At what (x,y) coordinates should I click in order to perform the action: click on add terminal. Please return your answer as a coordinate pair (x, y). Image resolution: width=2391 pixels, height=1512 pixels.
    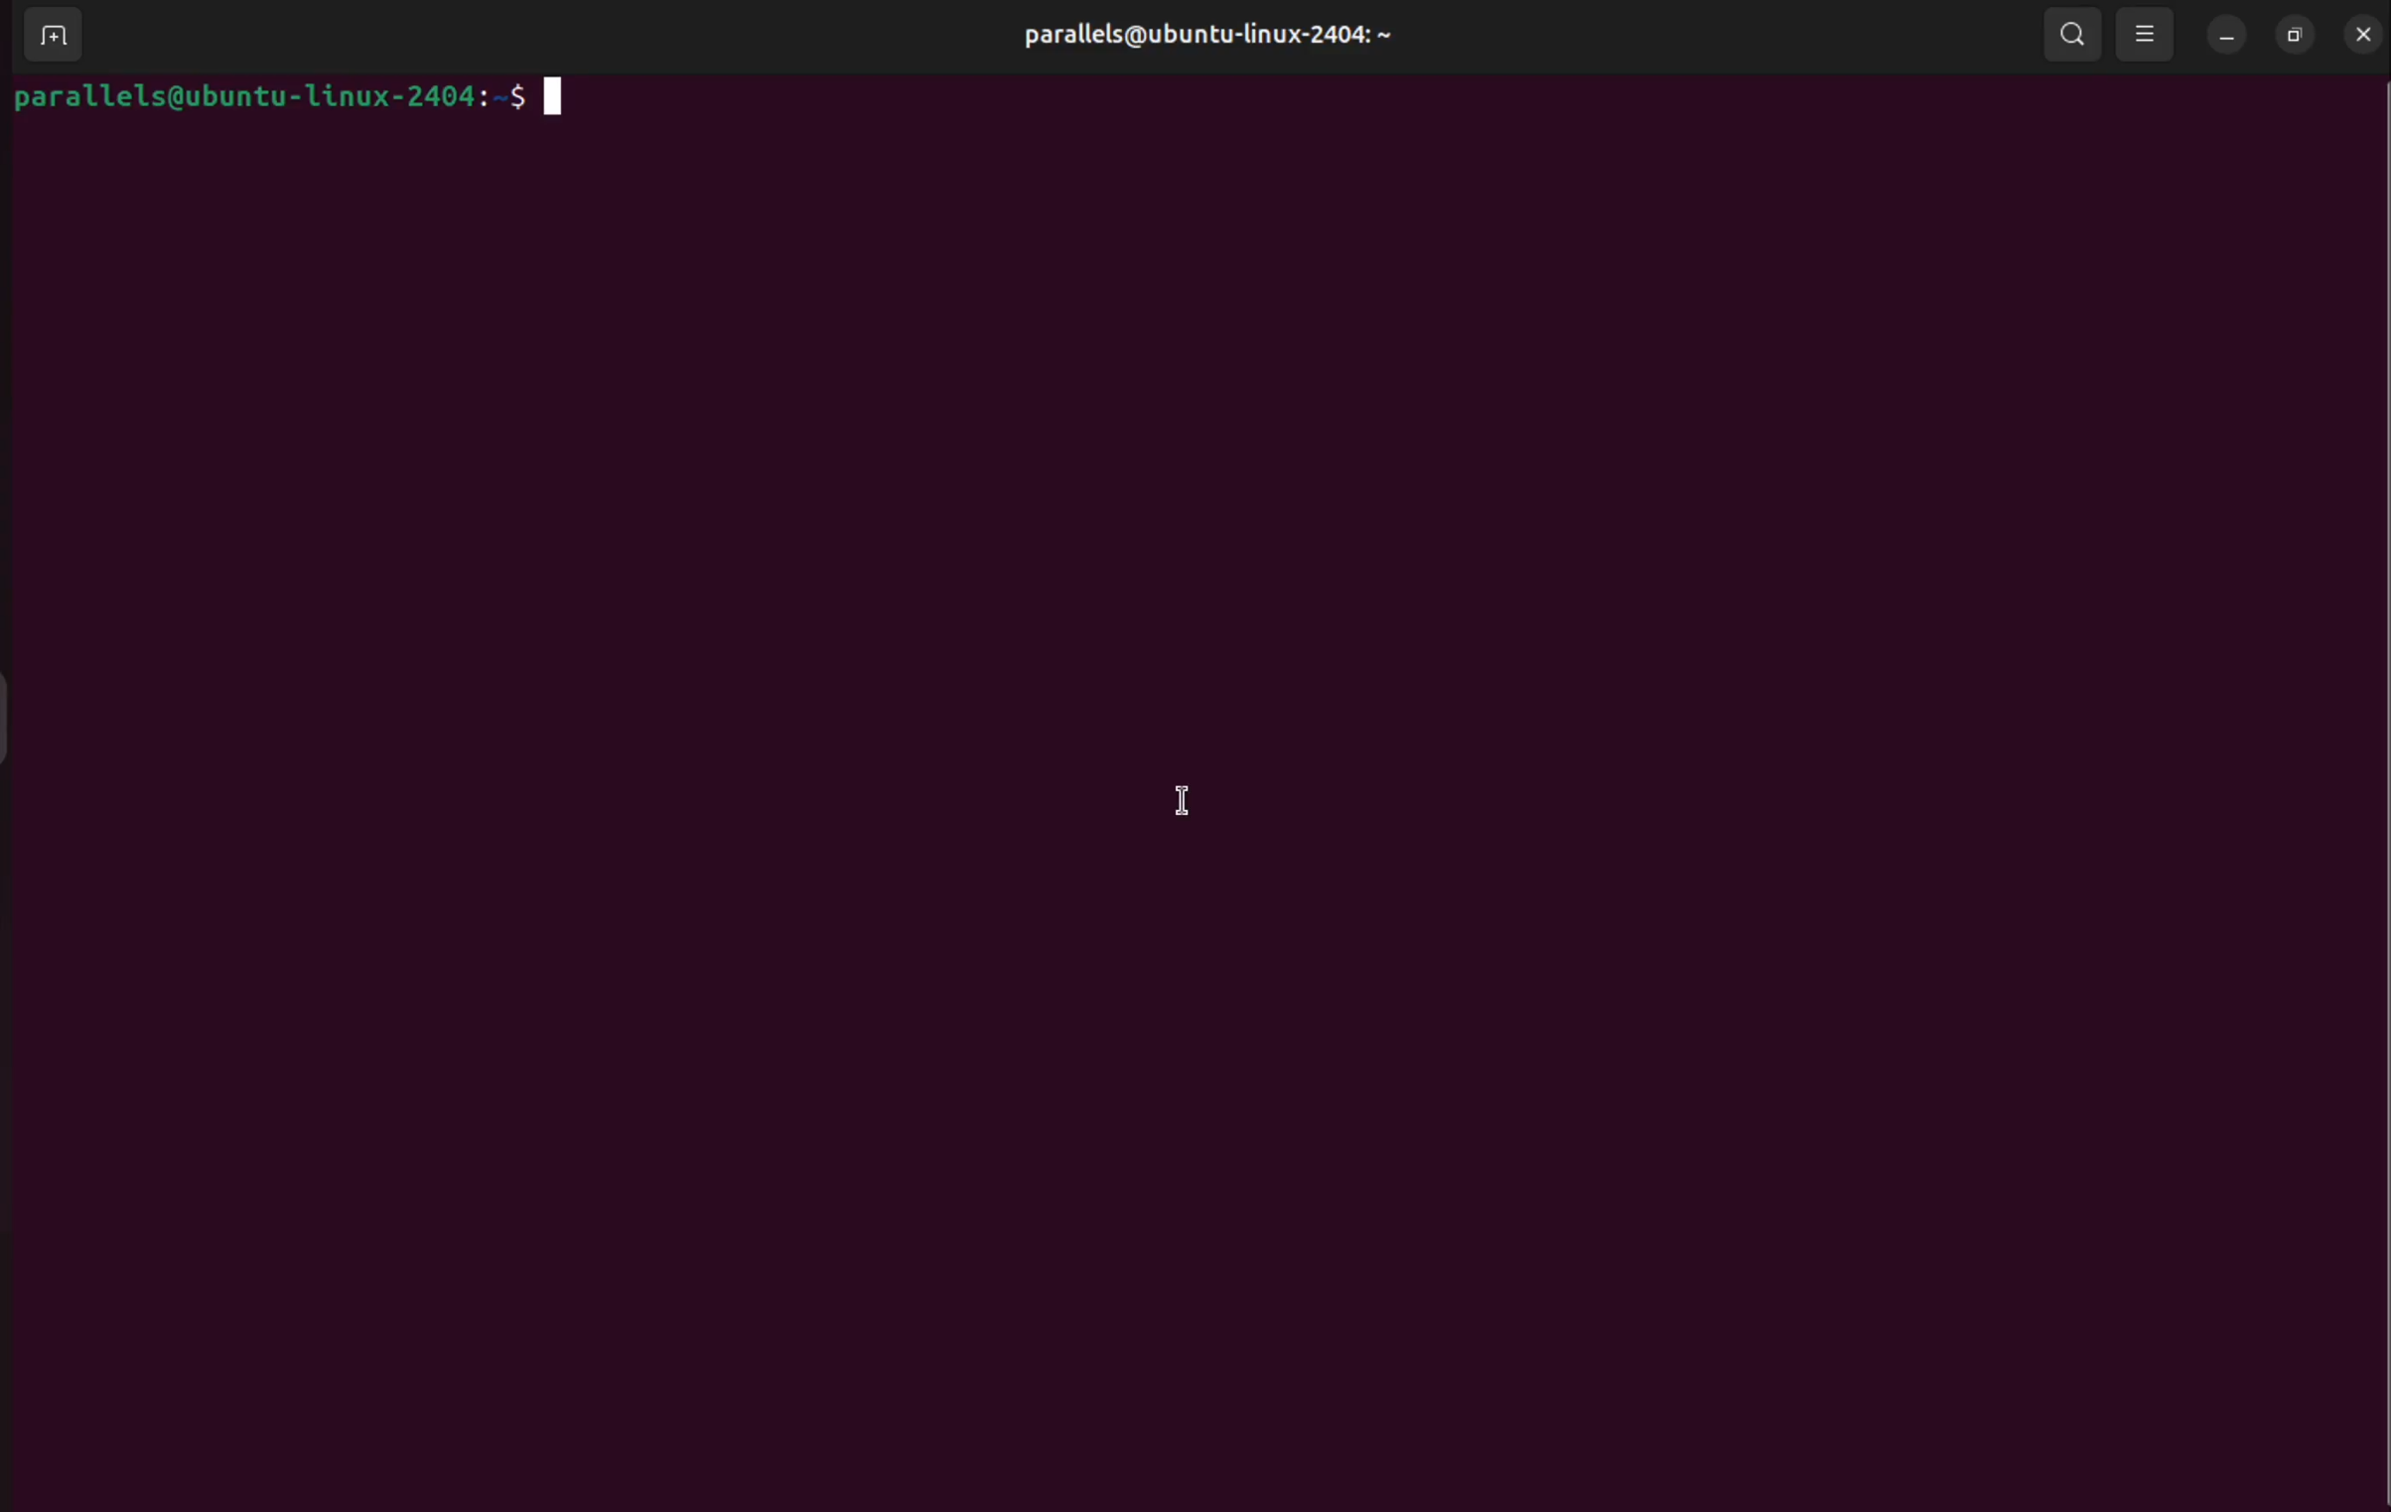
    Looking at the image, I should click on (47, 35).